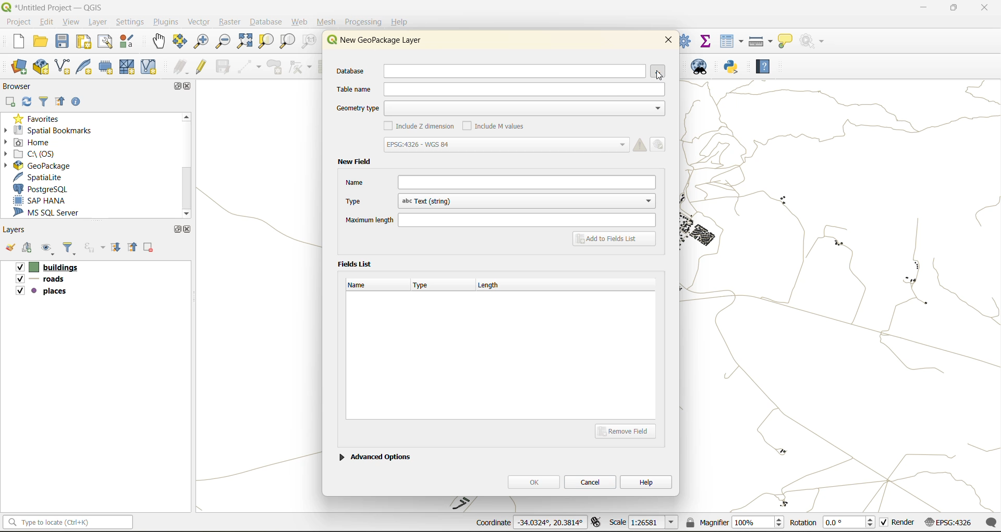 The width and height of the screenshot is (1001, 532). What do you see at coordinates (222, 43) in the screenshot?
I see `zoom out` at bounding box center [222, 43].